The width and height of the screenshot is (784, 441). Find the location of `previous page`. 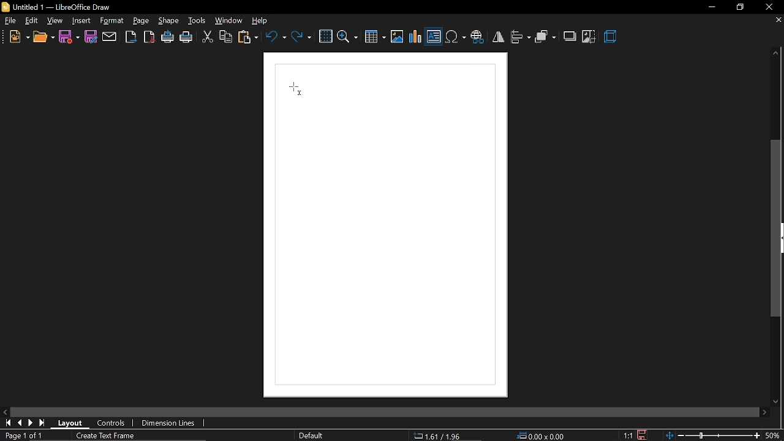

previous page is located at coordinates (21, 424).